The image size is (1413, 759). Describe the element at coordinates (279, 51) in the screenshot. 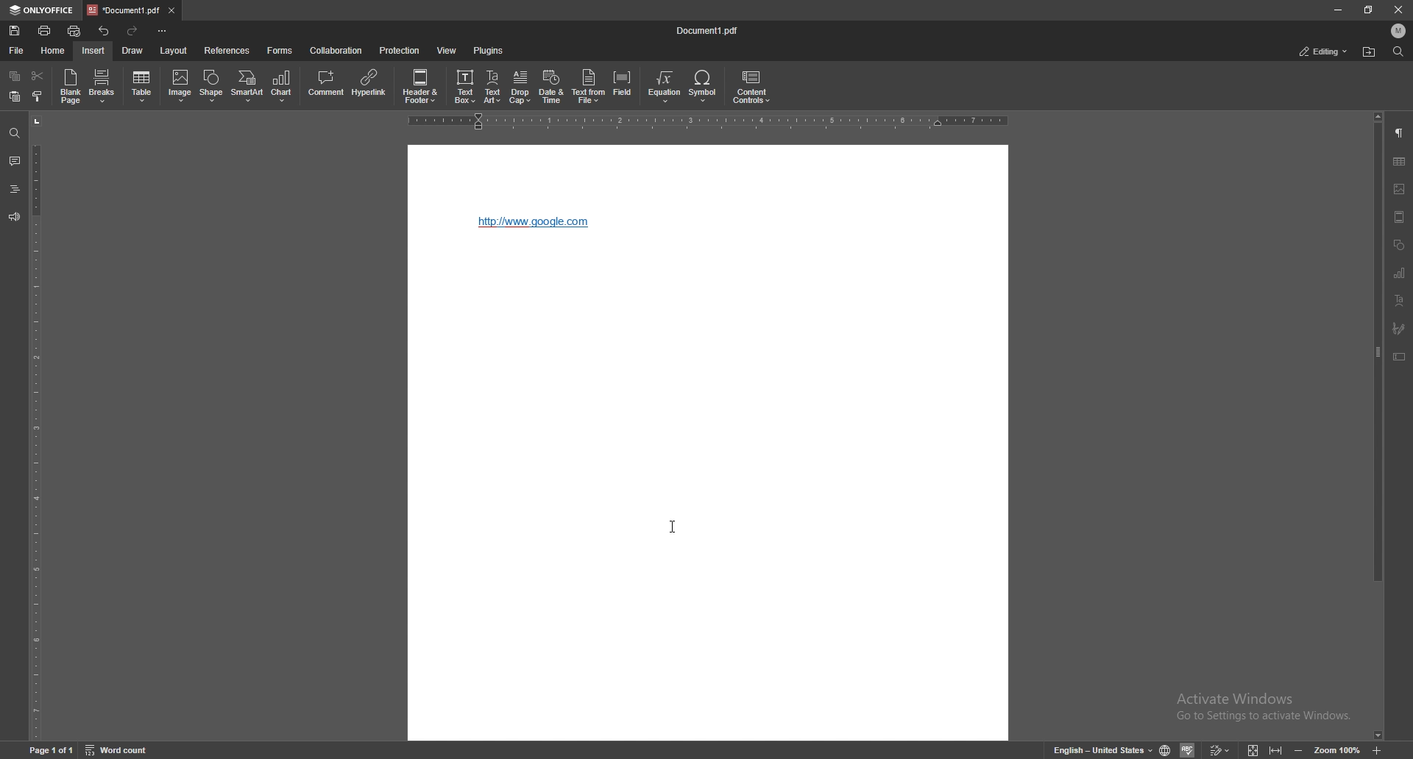

I see `forms` at that location.